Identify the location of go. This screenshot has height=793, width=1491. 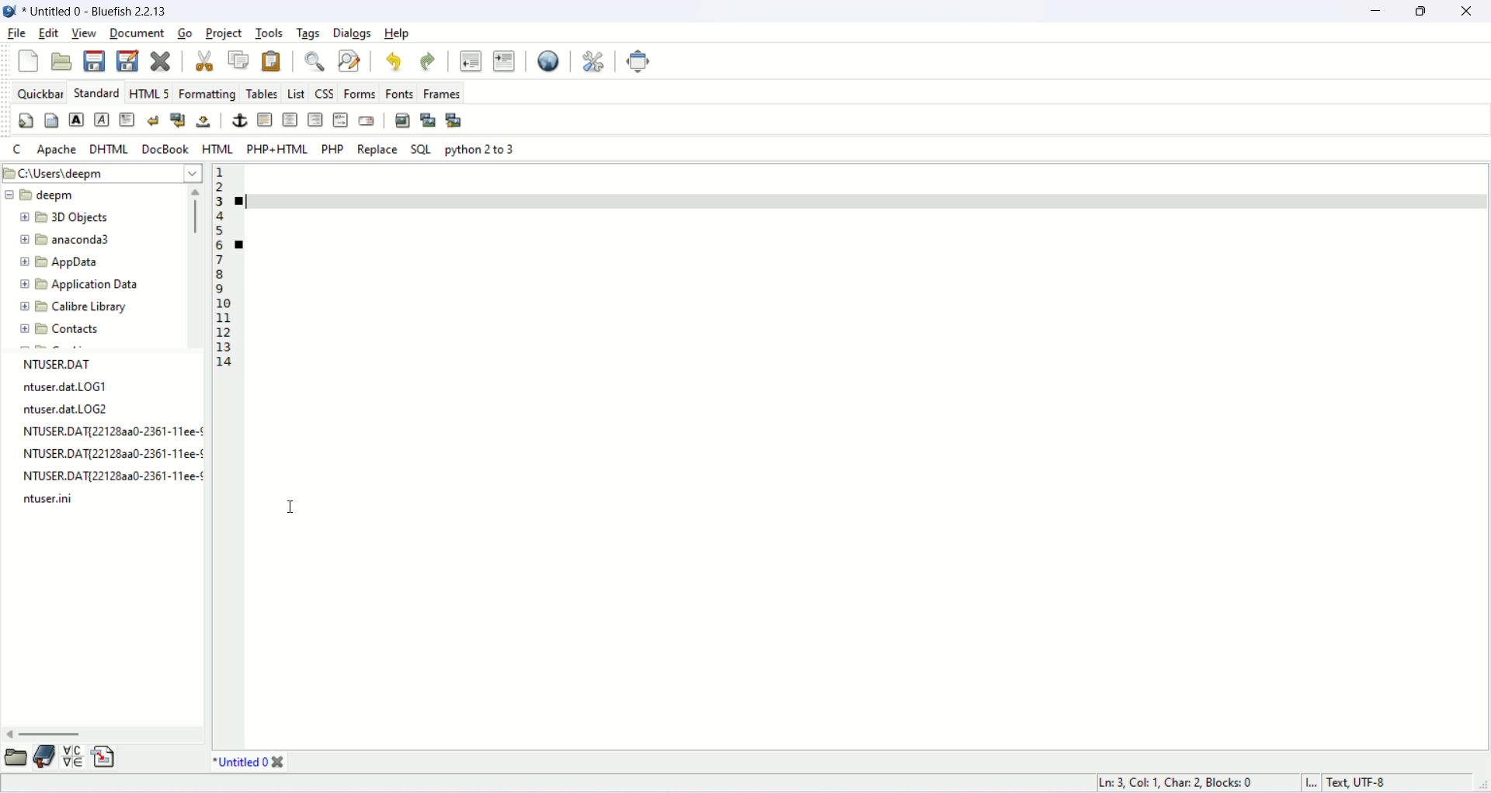
(185, 33).